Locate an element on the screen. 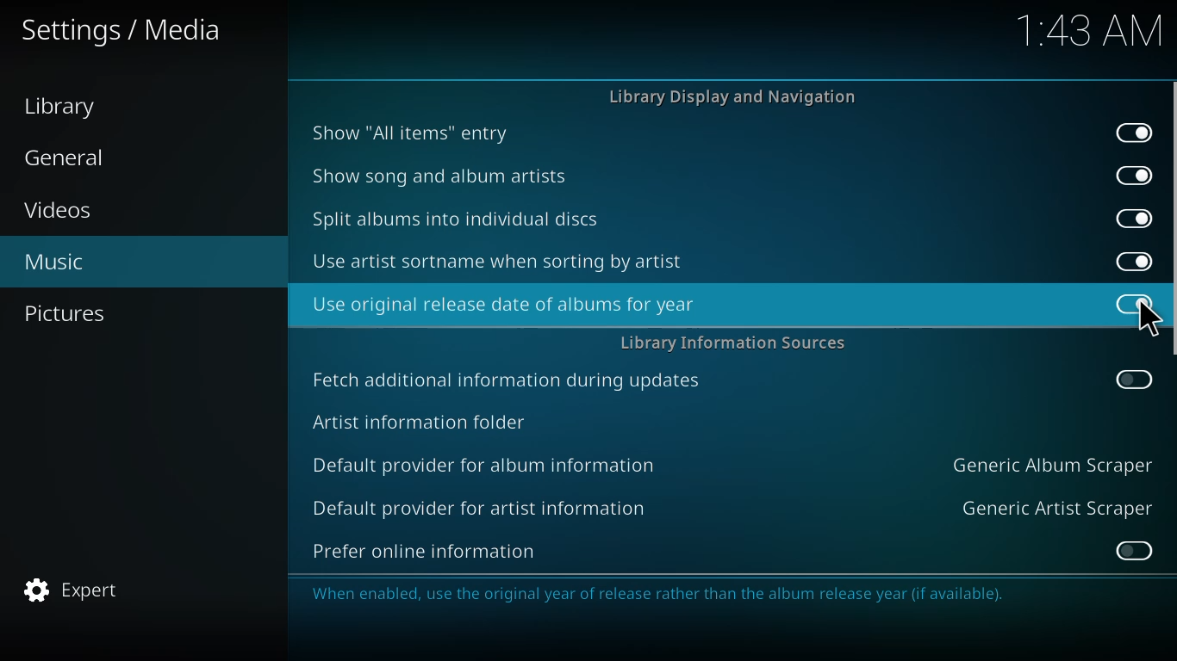  library info is located at coordinates (733, 343).